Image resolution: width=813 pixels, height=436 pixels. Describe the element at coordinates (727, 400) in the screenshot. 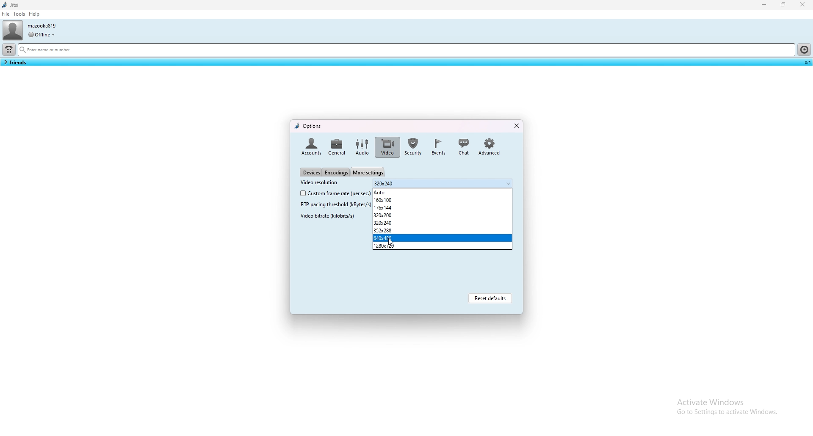

I see `Activate windows` at that location.